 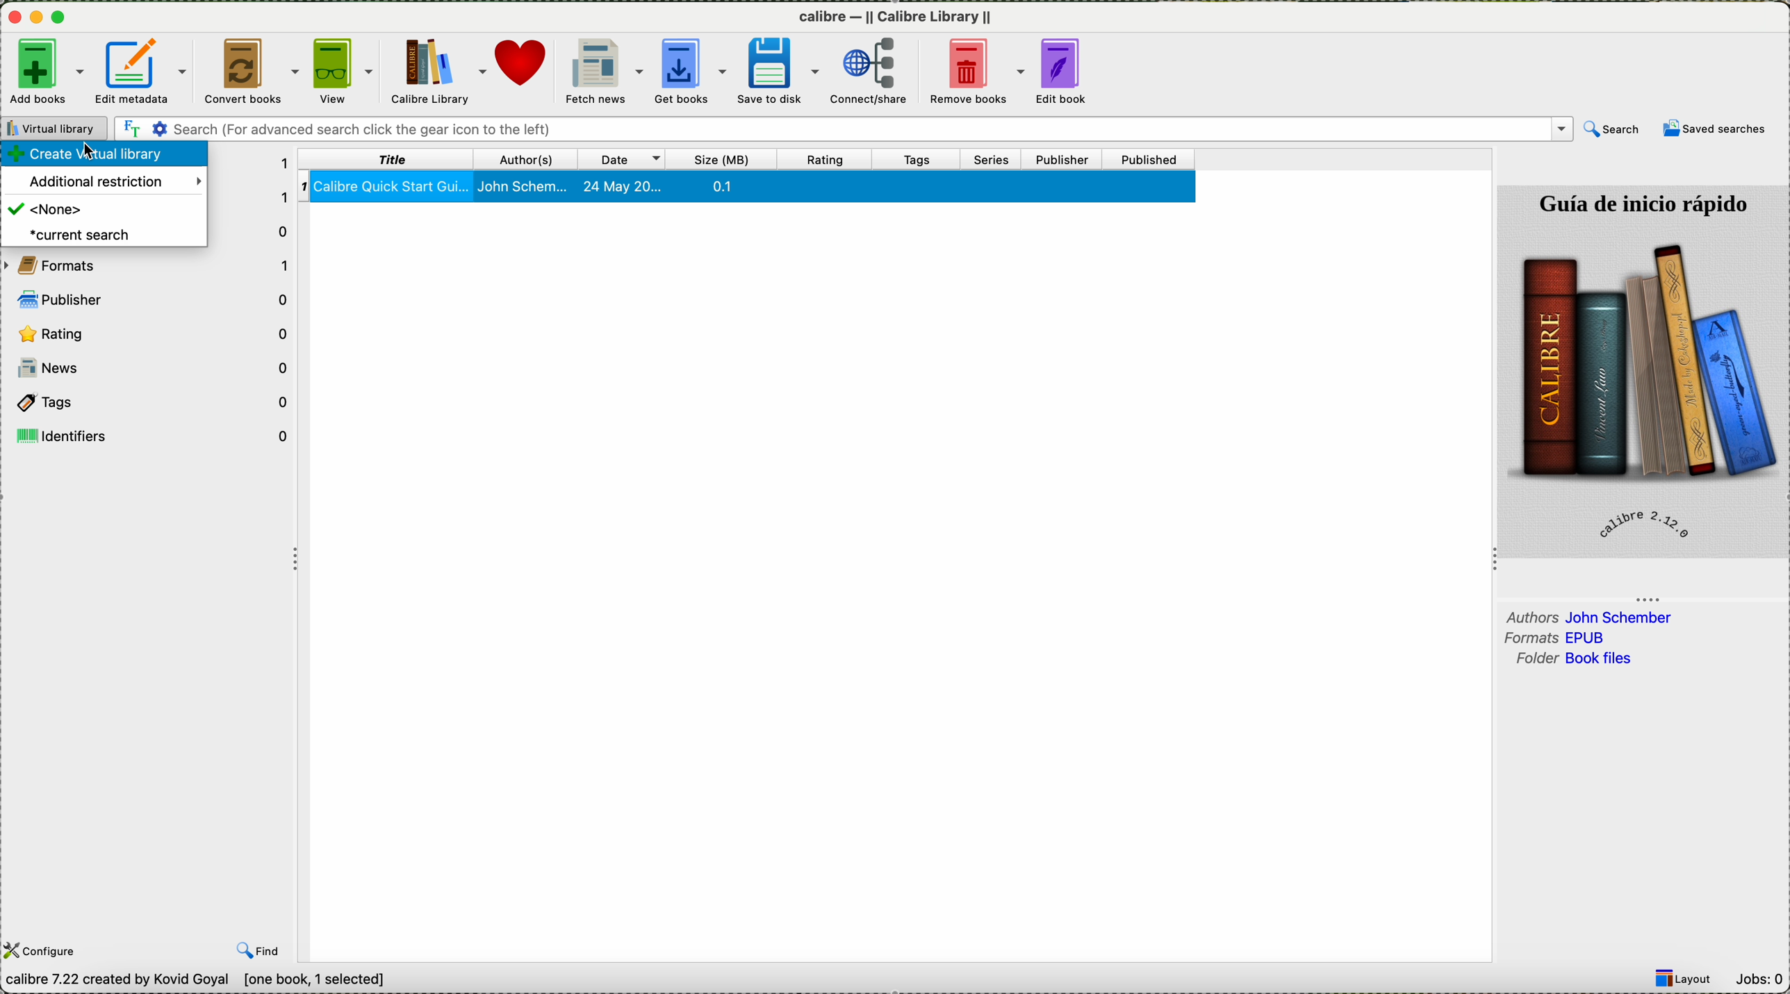 I want to click on search, so click(x=1611, y=129).